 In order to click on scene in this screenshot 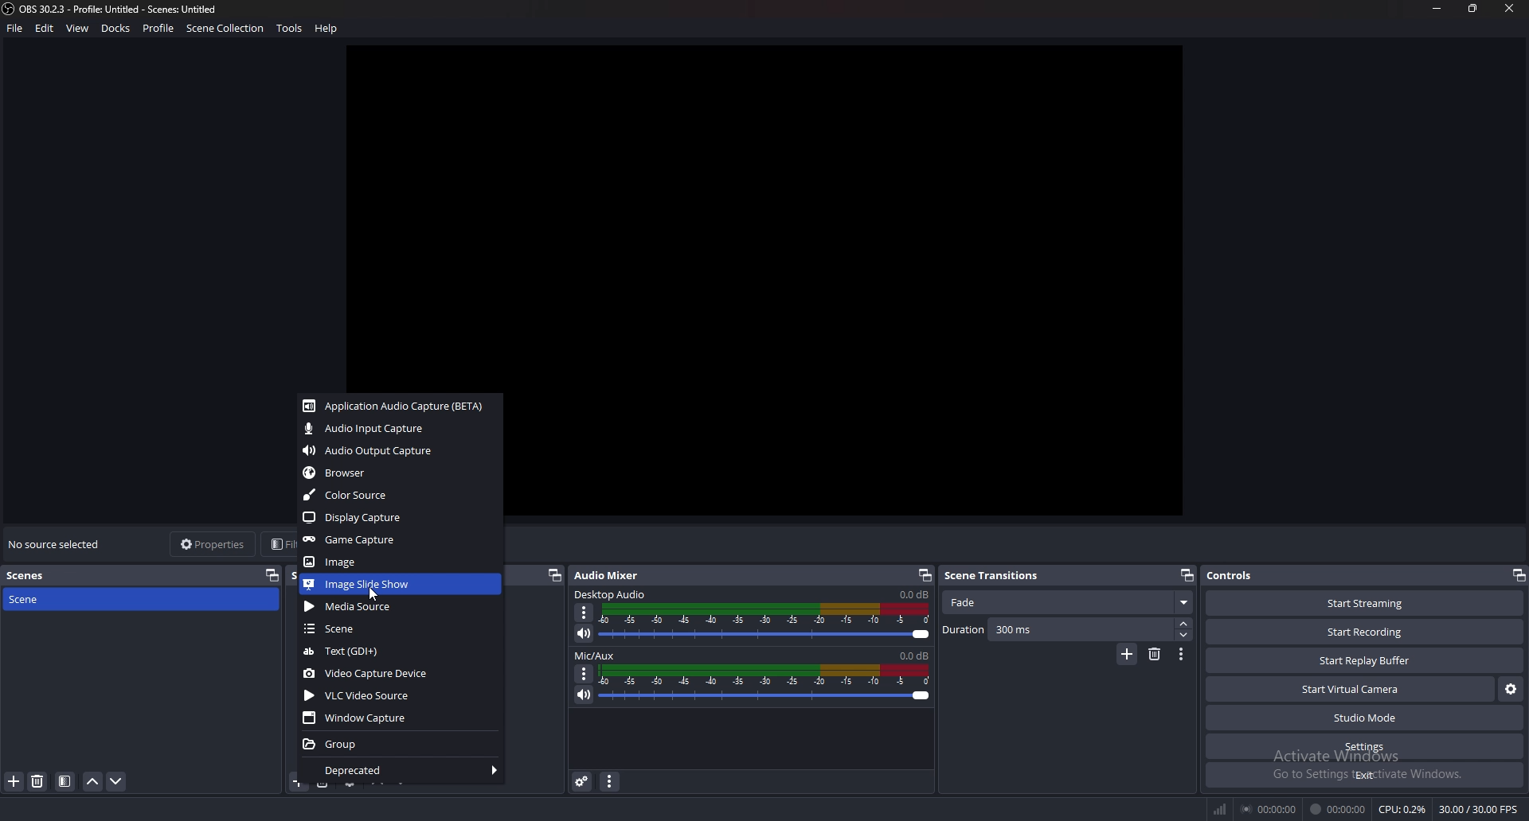, I will do `click(55, 600)`.